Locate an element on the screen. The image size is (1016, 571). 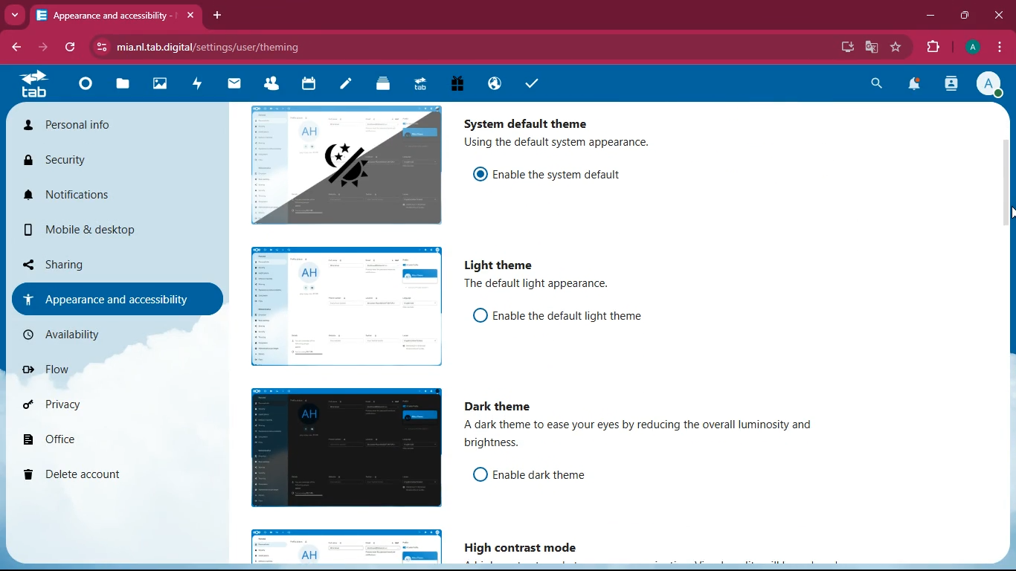
personal info is located at coordinates (92, 128).